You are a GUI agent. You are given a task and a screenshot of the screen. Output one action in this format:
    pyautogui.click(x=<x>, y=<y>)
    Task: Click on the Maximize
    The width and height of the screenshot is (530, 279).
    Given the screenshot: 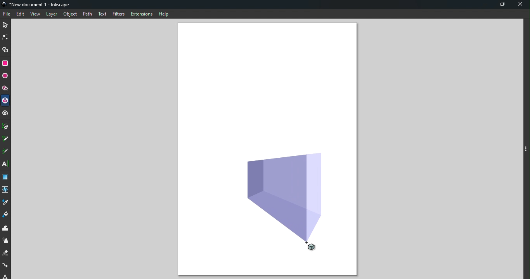 What is the action you would take?
    pyautogui.click(x=502, y=5)
    